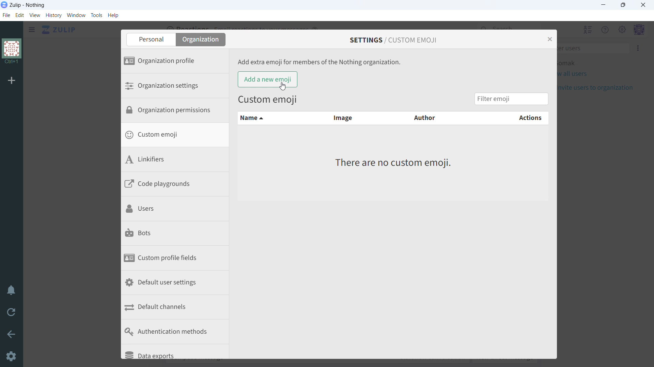 Image resolution: width=654 pixels, height=367 pixels. I want to click on filter users, so click(594, 49).